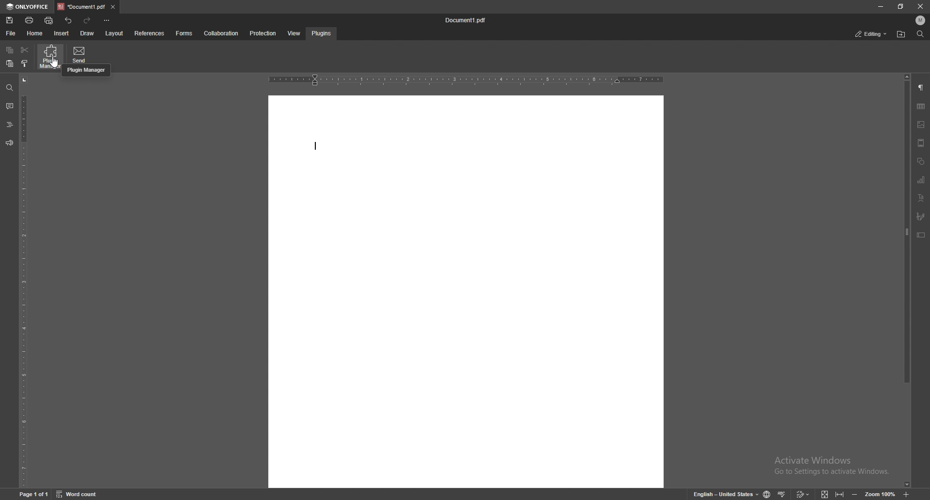  What do you see at coordinates (466, 292) in the screenshot?
I see `document` at bounding box center [466, 292].